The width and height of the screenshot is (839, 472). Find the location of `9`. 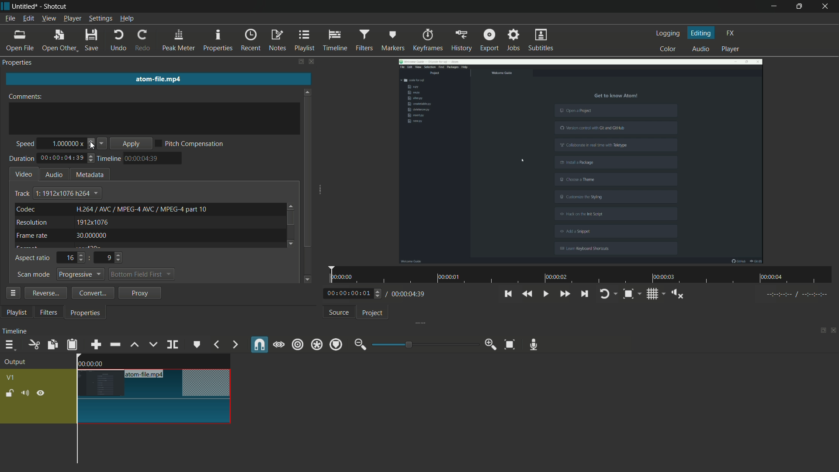

9 is located at coordinates (112, 257).